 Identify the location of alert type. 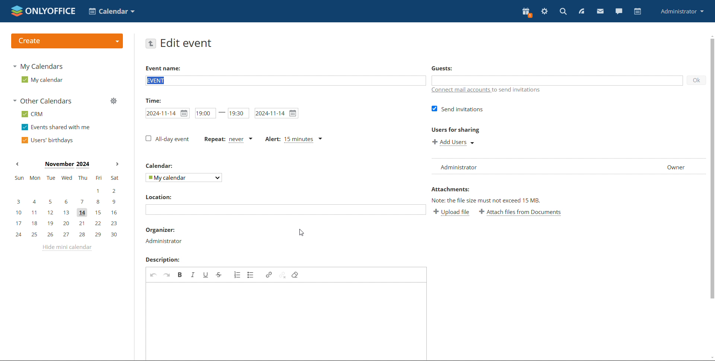
(294, 140).